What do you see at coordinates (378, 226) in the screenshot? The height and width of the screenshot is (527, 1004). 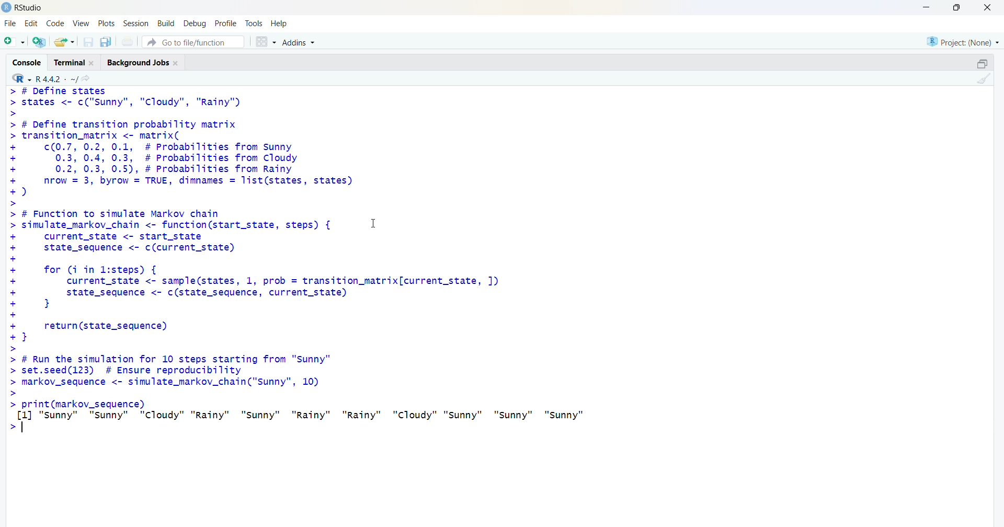 I see `cursor` at bounding box center [378, 226].